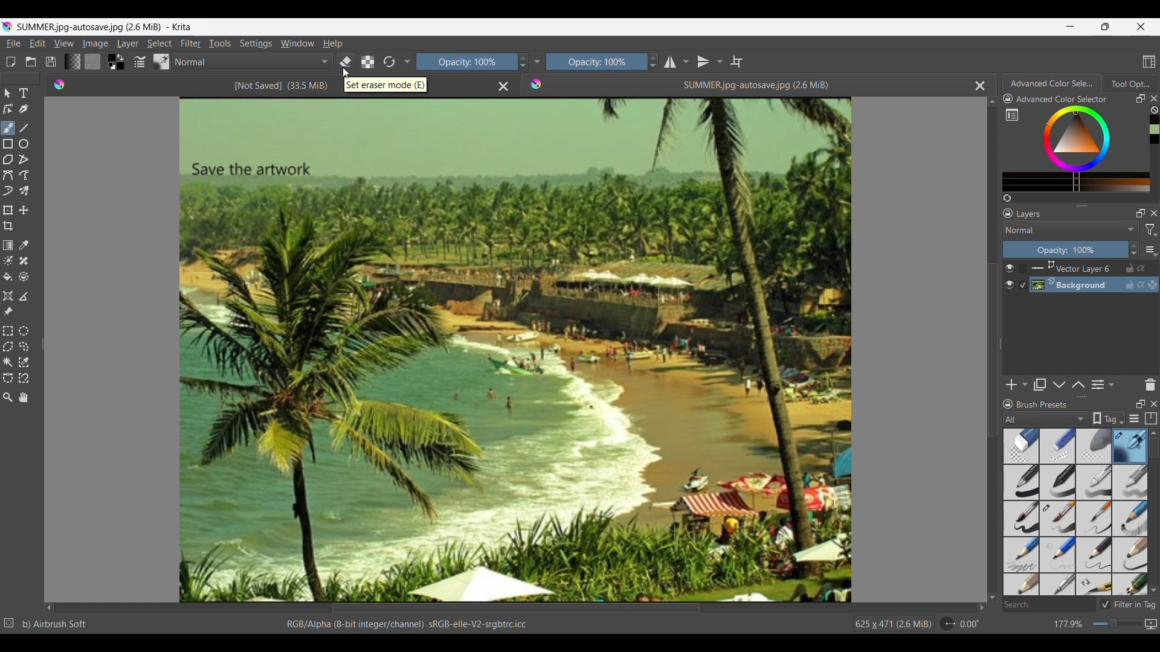 The height and width of the screenshot is (652, 1160). Describe the element at coordinates (1105, 27) in the screenshot. I see `Show interface in a smaller tab` at that location.